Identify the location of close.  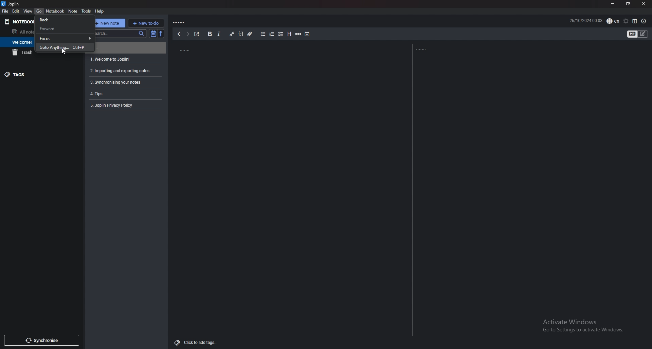
(644, 3).